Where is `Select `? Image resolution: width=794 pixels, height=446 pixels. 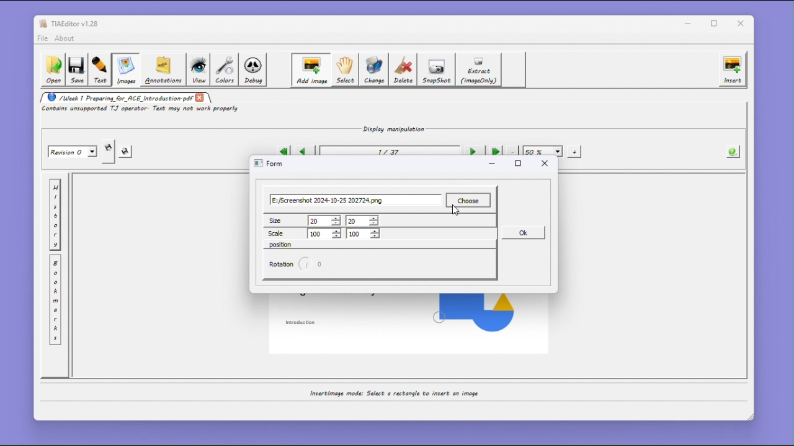 Select  is located at coordinates (344, 70).